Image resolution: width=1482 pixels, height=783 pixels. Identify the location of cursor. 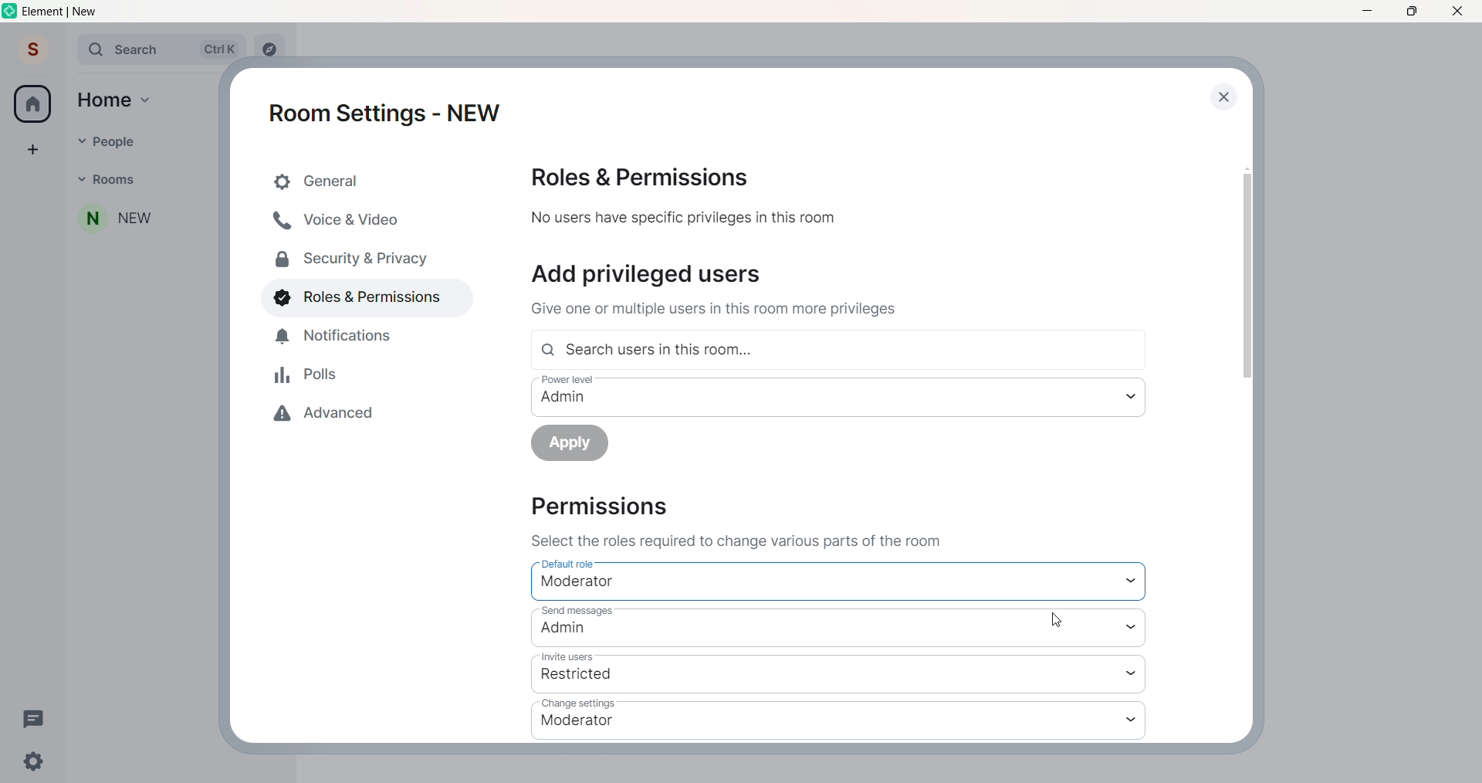
(1058, 620).